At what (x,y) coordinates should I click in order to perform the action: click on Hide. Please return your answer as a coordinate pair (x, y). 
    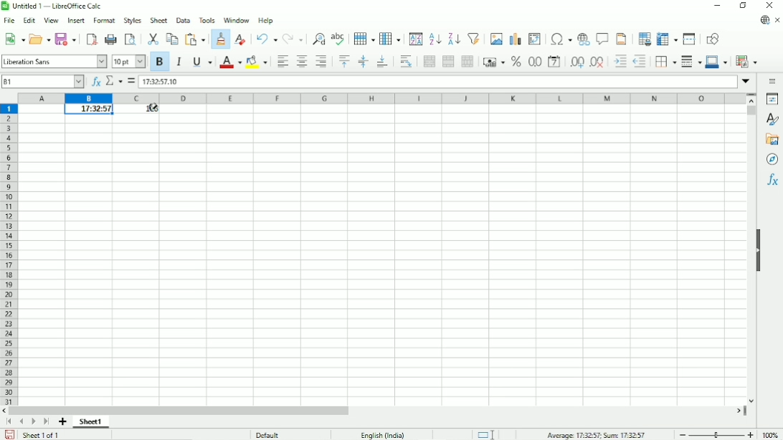
    Looking at the image, I should click on (760, 254).